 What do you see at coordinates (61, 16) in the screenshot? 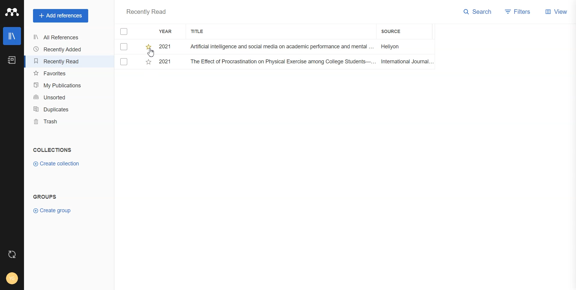
I see `Add references` at bounding box center [61, 16].